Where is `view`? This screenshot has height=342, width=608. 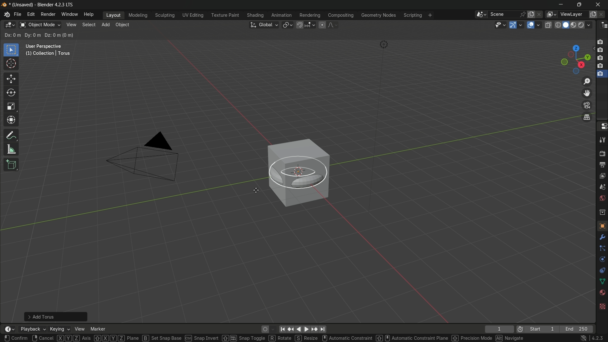
view is located at coordinates (71, 25).